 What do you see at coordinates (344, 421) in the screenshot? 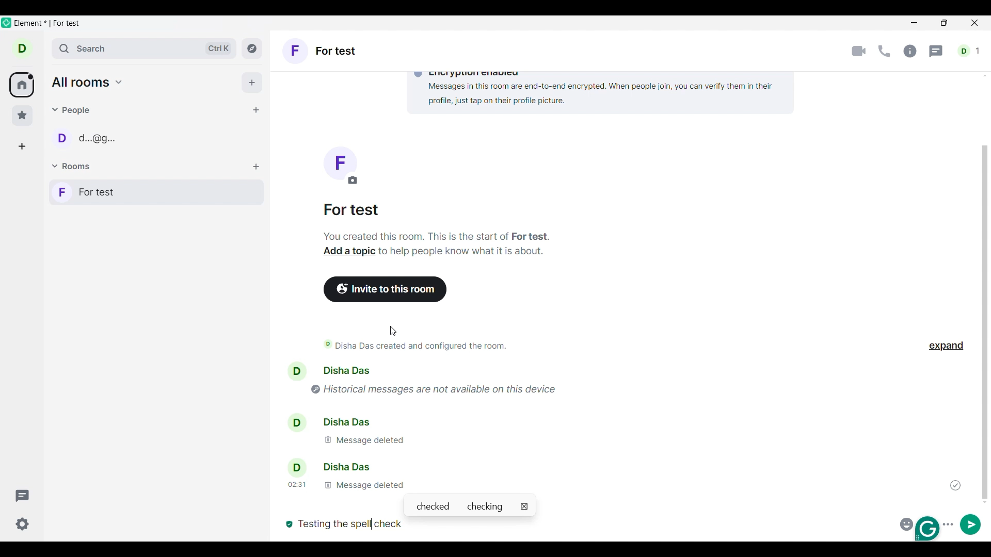
I see `disha das` at bounding box center [344, 421].